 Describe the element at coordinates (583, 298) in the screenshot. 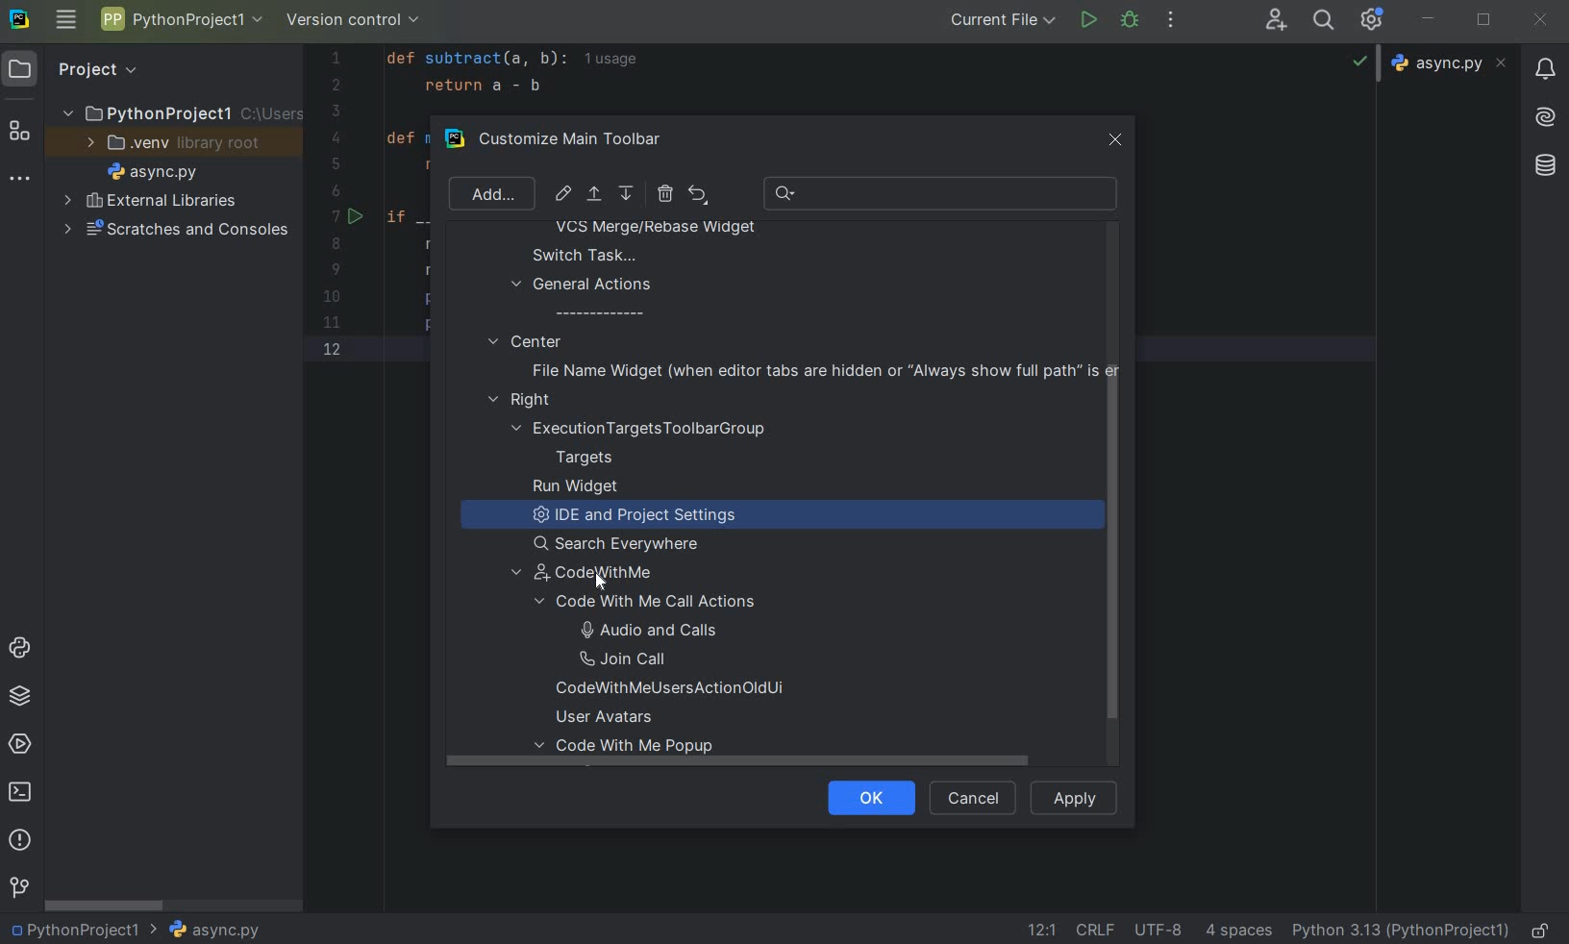

I see `general actions` at that location.